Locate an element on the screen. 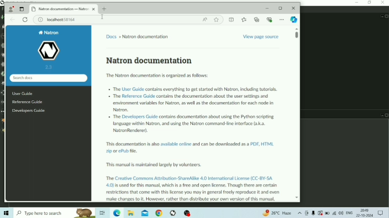 Image resolution: width=389 pixels, height=218 pixels. Microsoft Edge is located at coordinates (117, 212).